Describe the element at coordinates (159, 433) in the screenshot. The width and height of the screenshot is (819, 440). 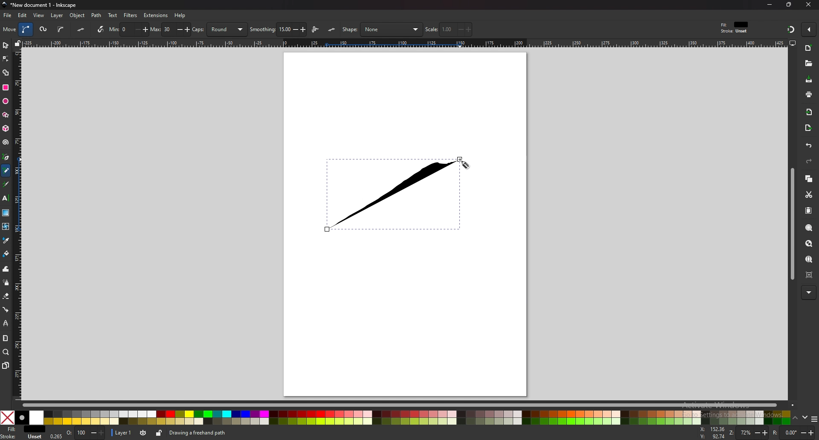
I see `lock` at that location.